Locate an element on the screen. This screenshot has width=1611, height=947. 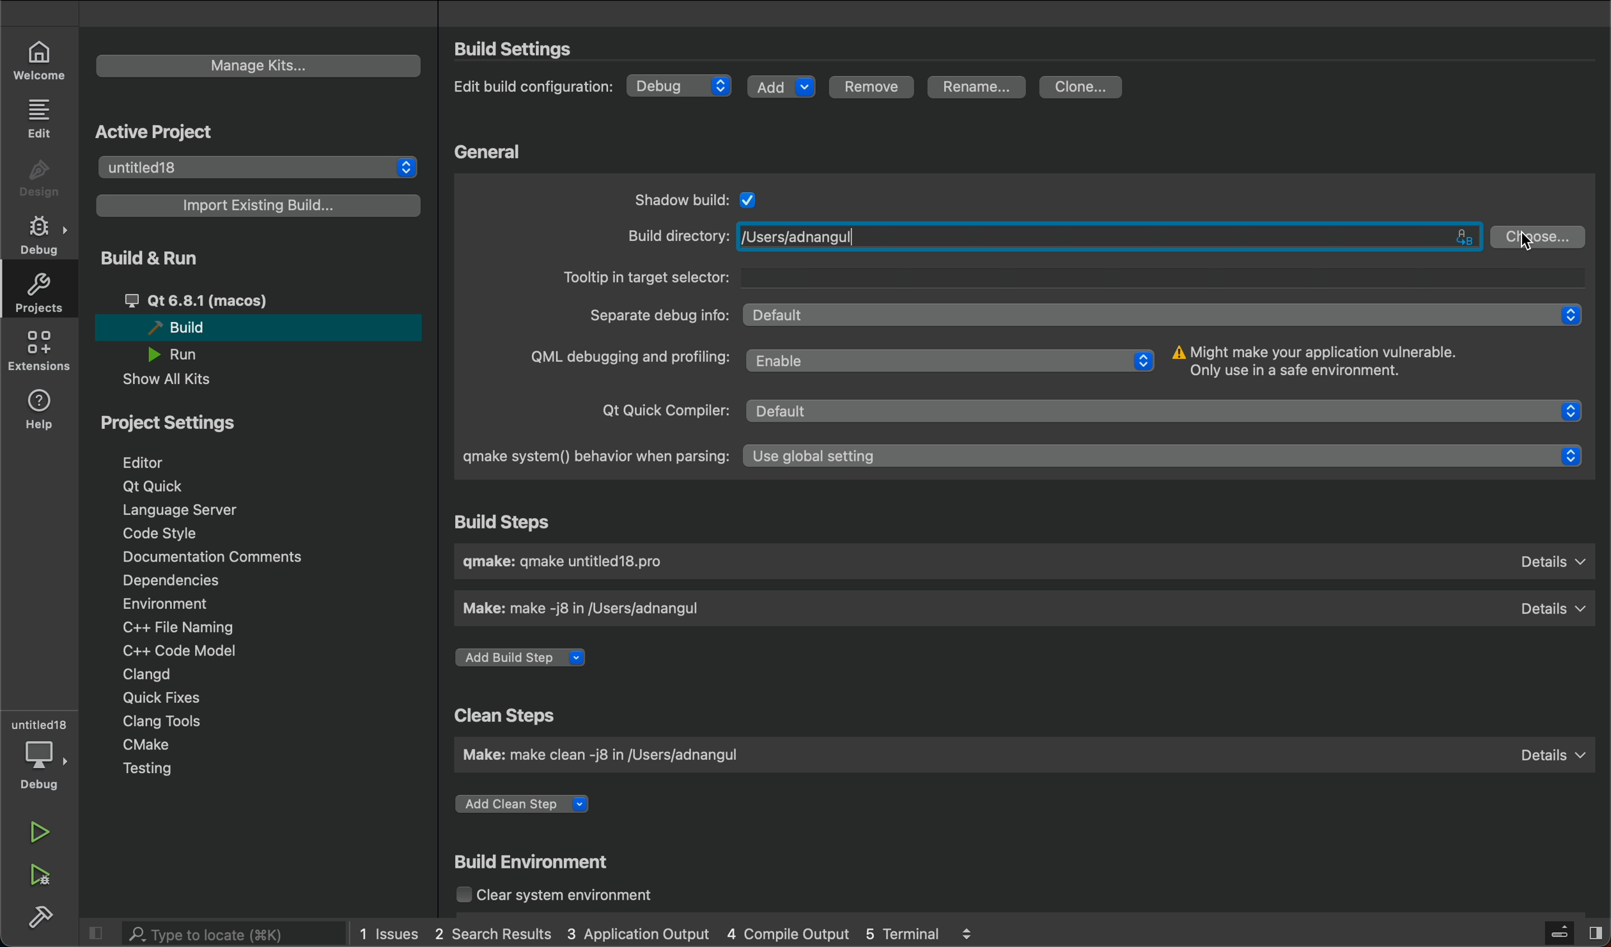
C++ code model is located at coordinates (201, 649).